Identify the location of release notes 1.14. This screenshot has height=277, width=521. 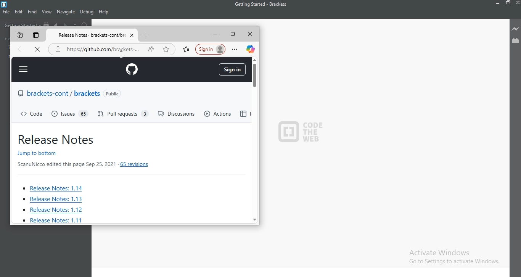
(59, 188).